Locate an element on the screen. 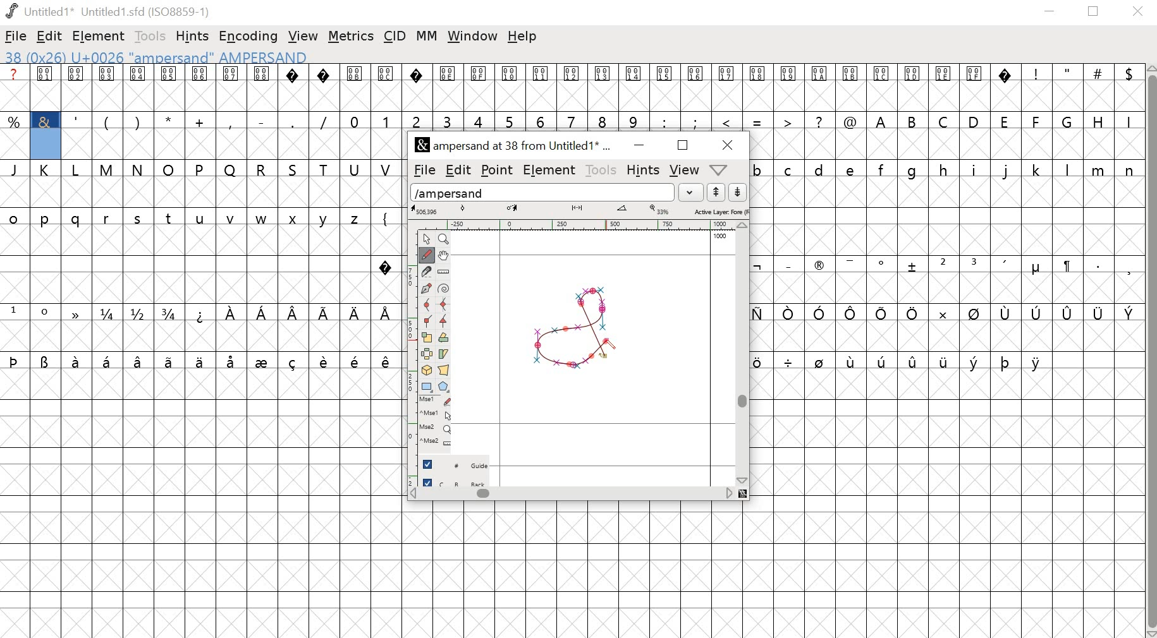 This screenshot has height=638, width=1157. o is located at coordinates (14, 217).